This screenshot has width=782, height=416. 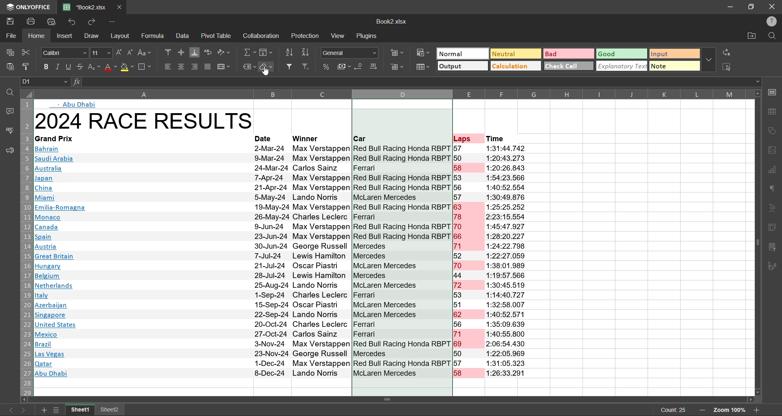 I want to click on save, so click(x=8, y=20).